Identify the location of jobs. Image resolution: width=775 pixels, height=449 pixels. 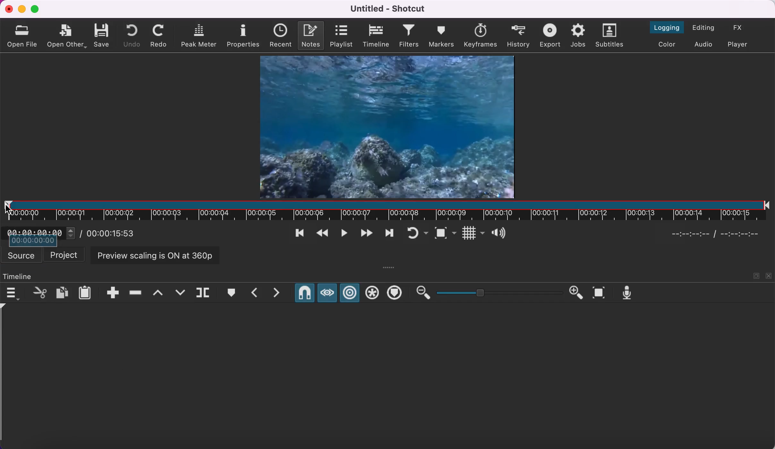
(579, 36).